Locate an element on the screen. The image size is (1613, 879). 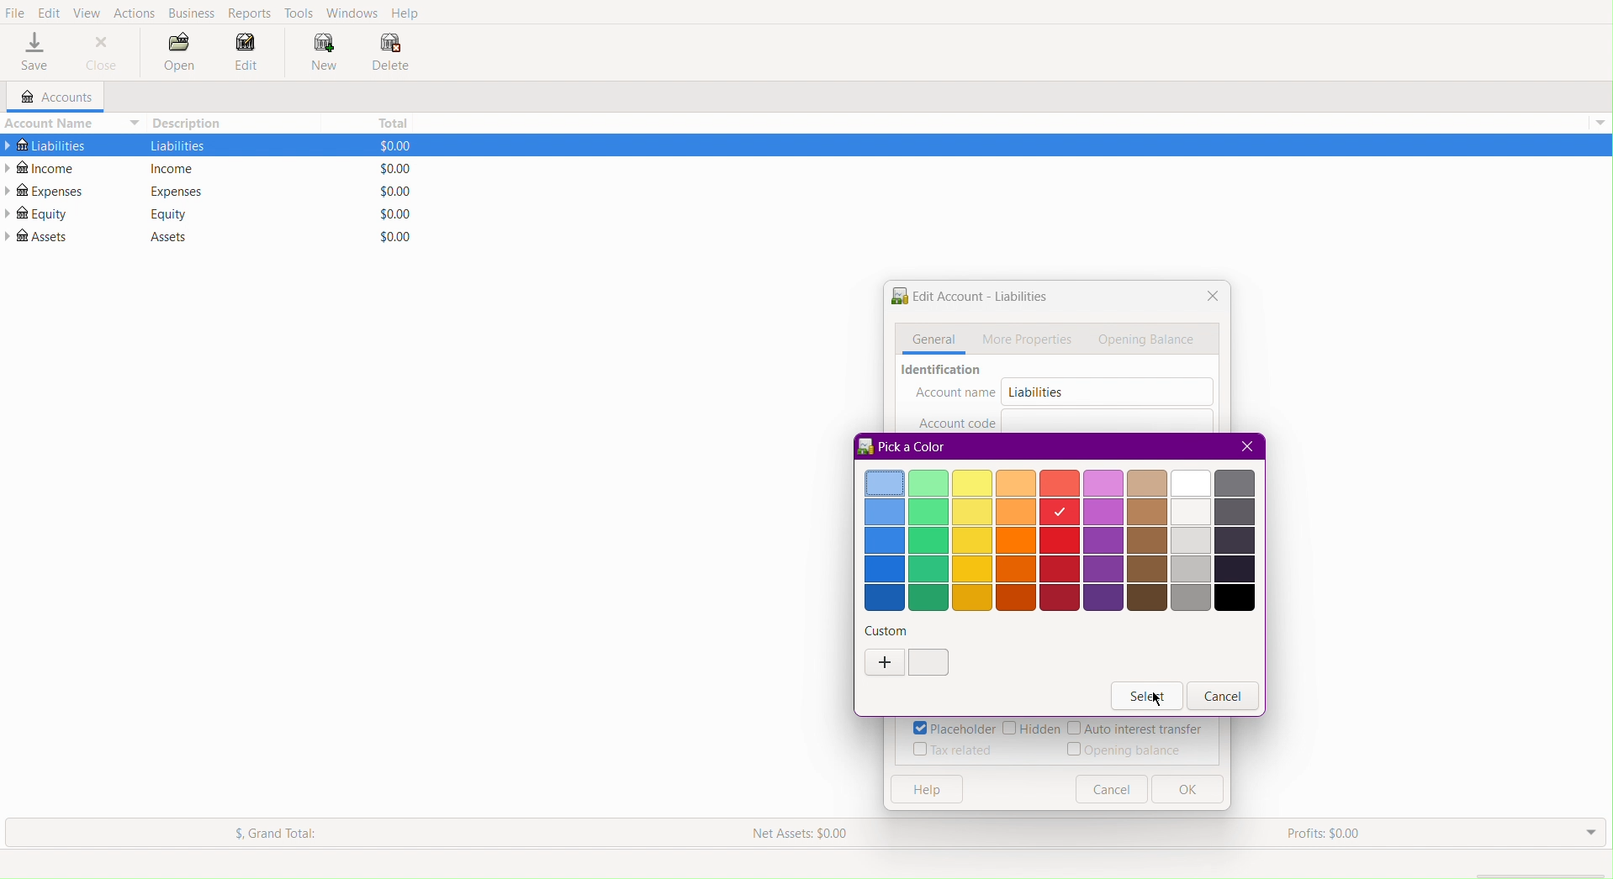
Open is located at coordinates (180, 55).